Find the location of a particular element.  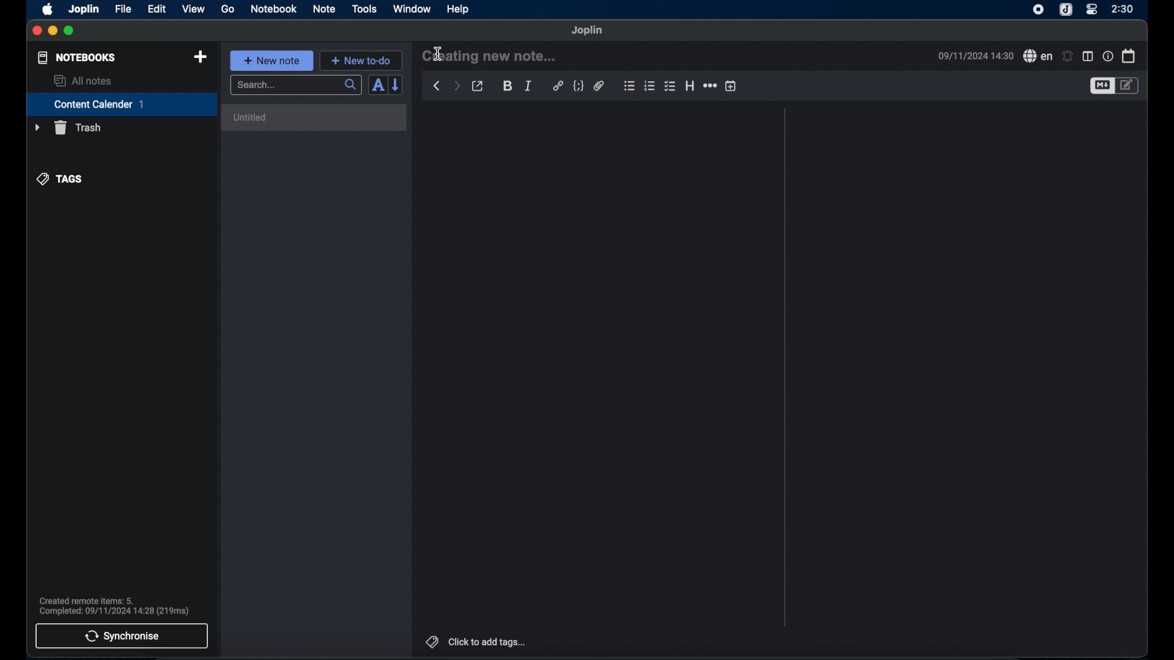

tags is located at coordinates (60, 179).